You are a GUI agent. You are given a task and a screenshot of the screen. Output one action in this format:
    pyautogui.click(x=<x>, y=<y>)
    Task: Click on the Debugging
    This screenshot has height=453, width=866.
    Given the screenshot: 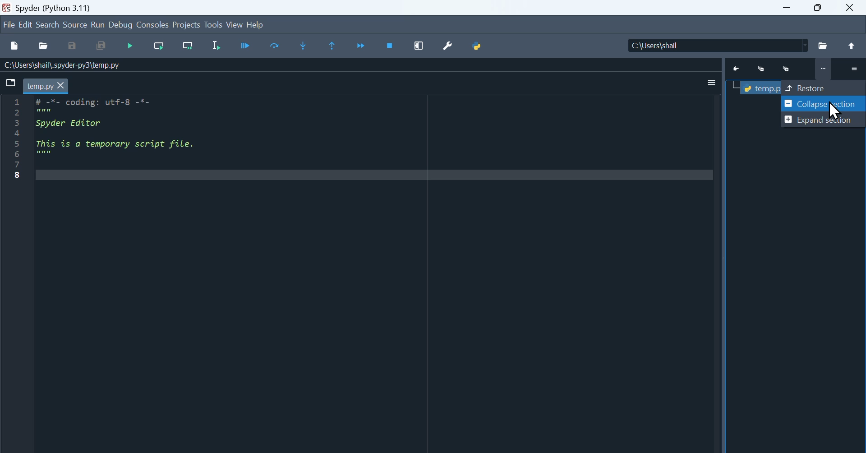 What is the action you would take?
    pyautogui.click(x=132, y=47)
    